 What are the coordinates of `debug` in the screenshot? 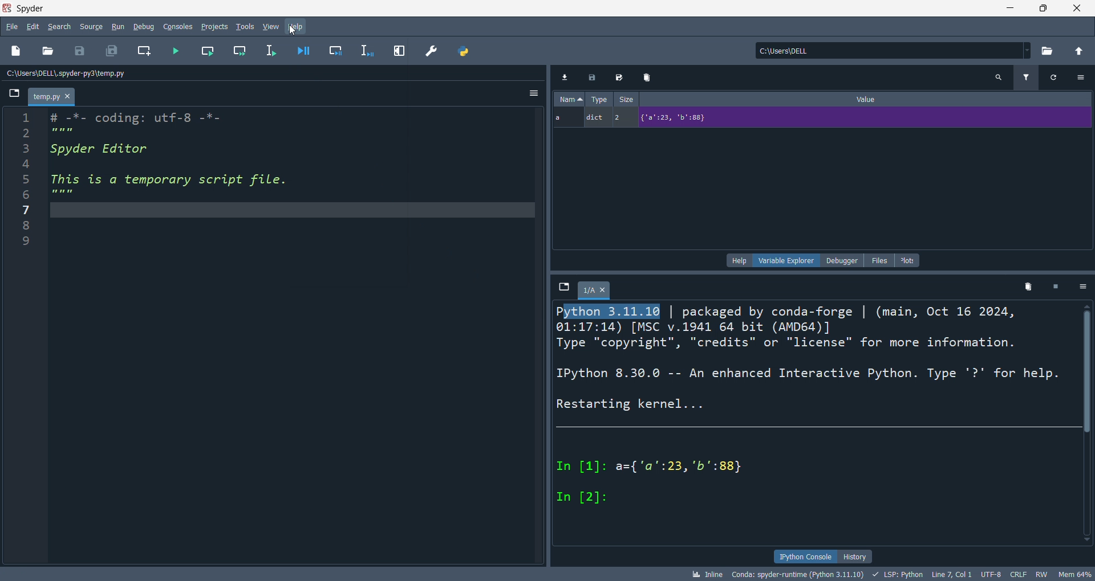 It's located at (143, 27).